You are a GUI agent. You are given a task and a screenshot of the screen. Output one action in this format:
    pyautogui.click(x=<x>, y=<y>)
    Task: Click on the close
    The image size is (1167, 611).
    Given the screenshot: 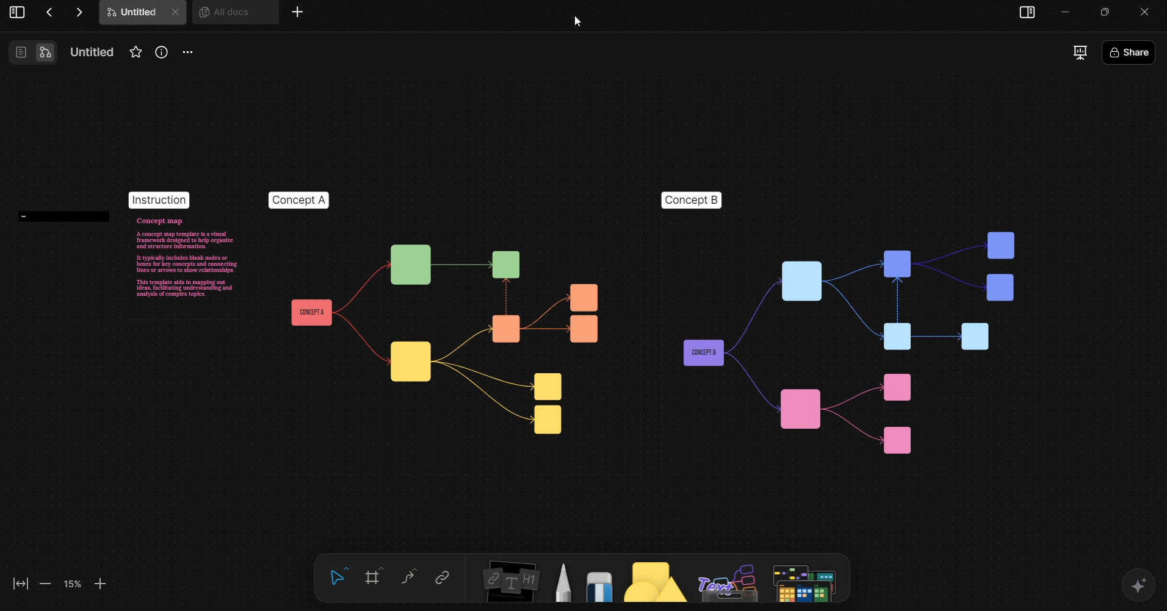 What is the action you would take?
    pyautogui.click(x=1151, y=10)
    